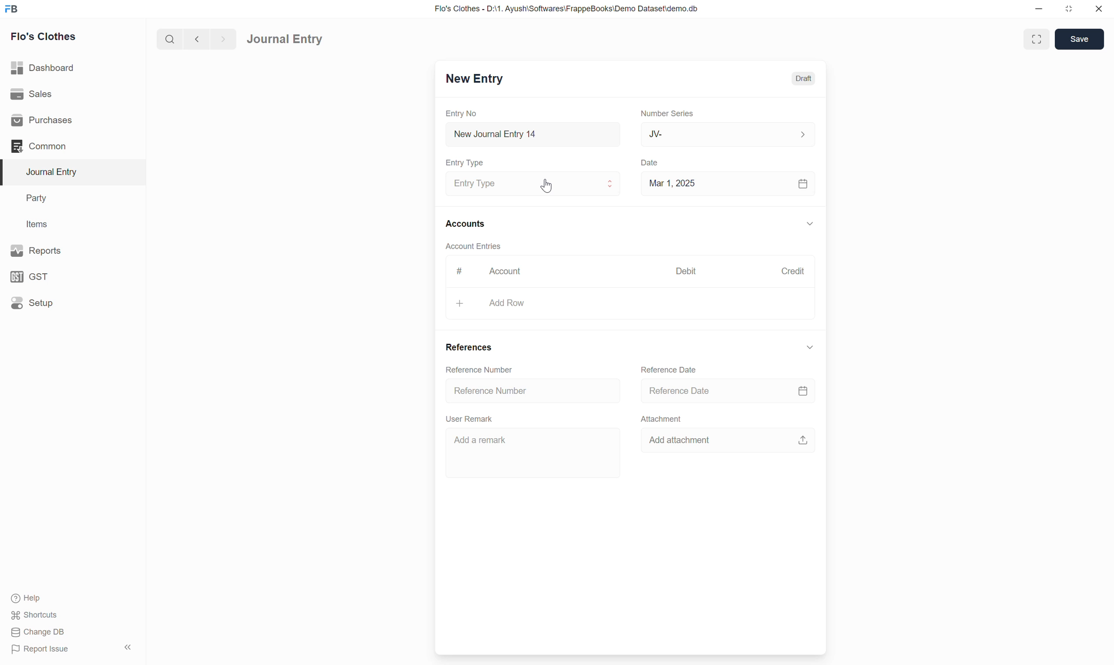 This screenshot has width=1114, height=665. What do you see at coordinates (472, 419) in the screenshot?
I see `User Remark` at bounding box center [472, 419].